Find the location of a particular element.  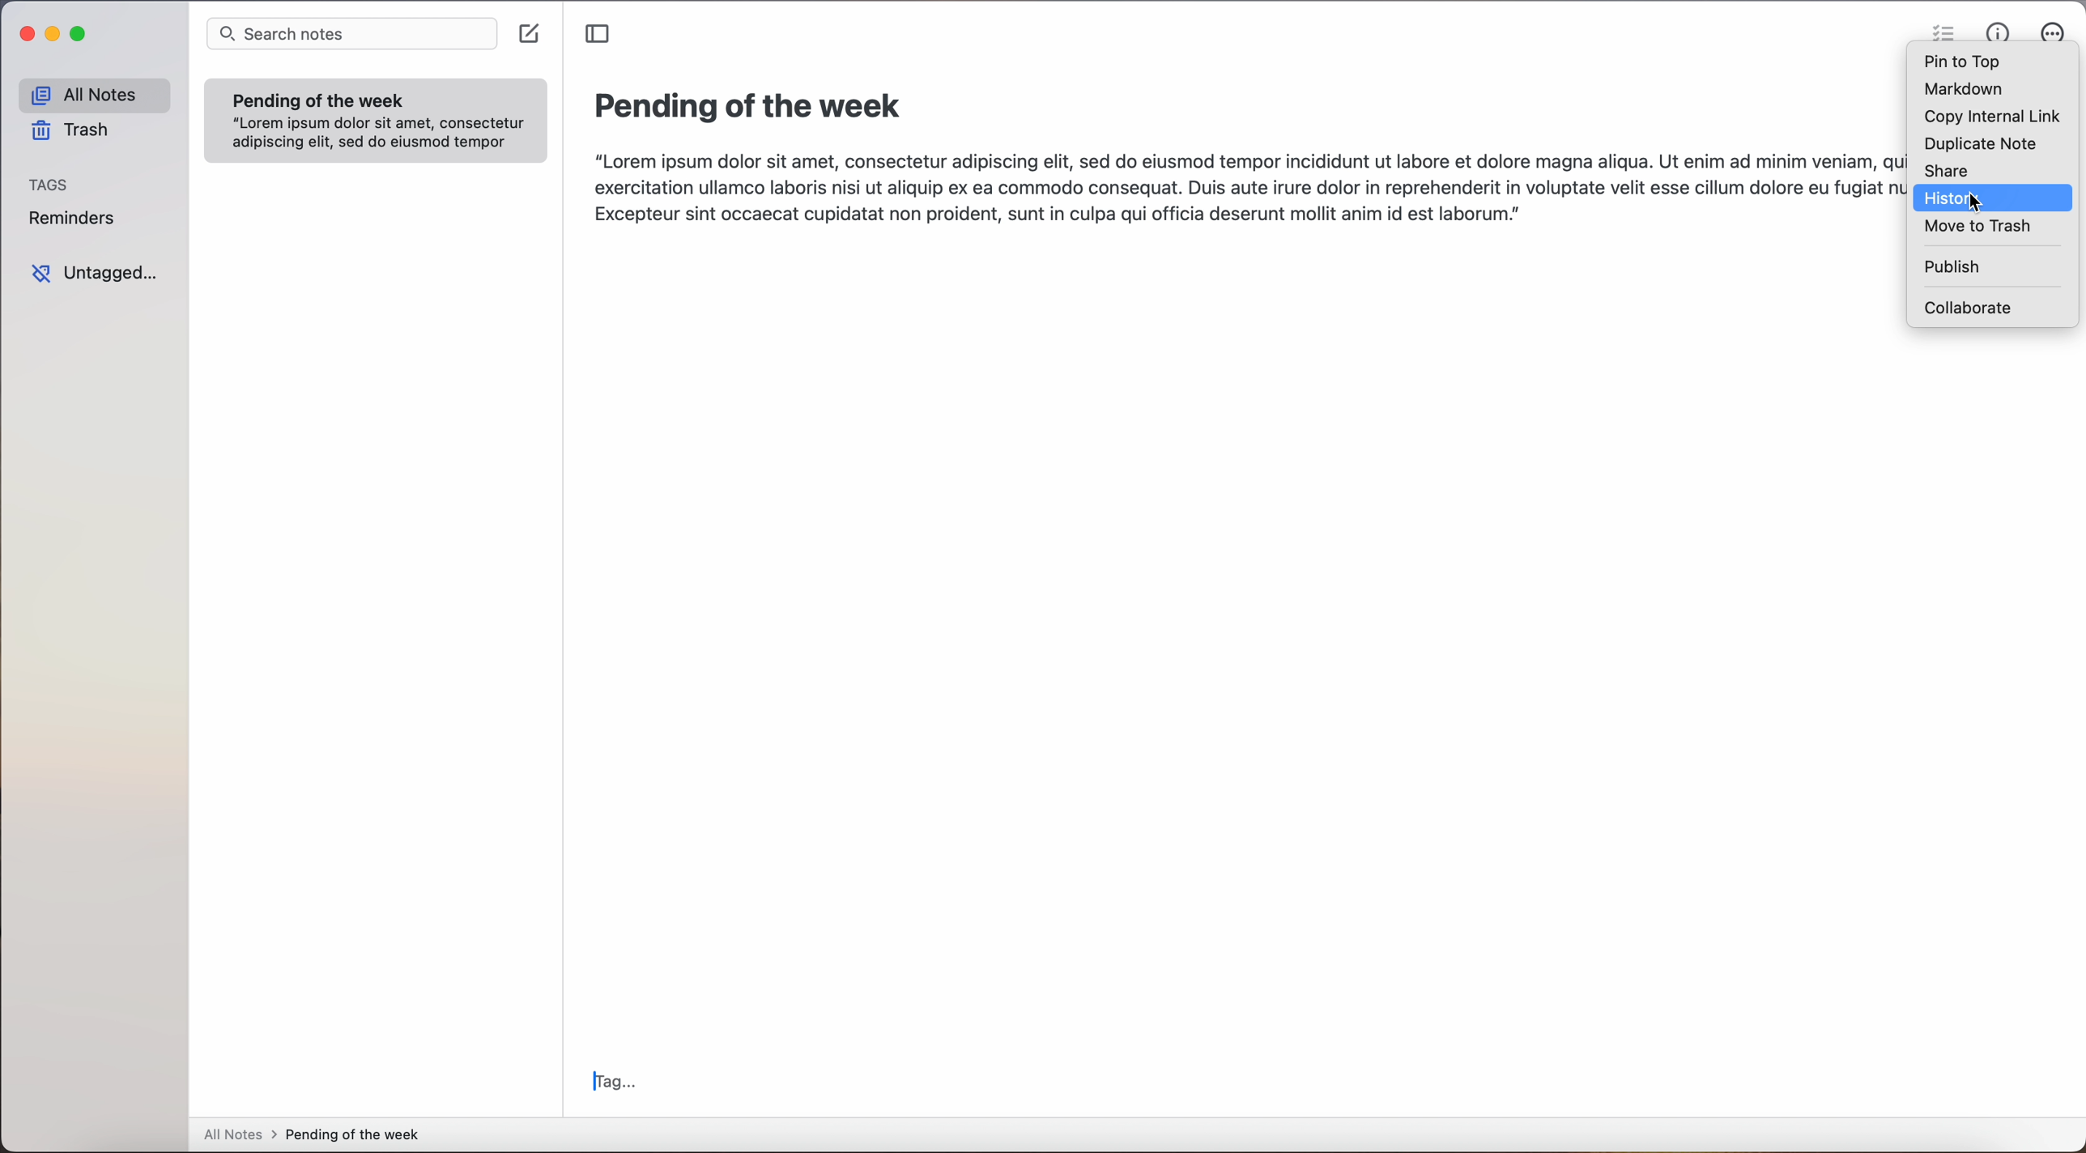

markdown is located at coordinates (1966, 89).